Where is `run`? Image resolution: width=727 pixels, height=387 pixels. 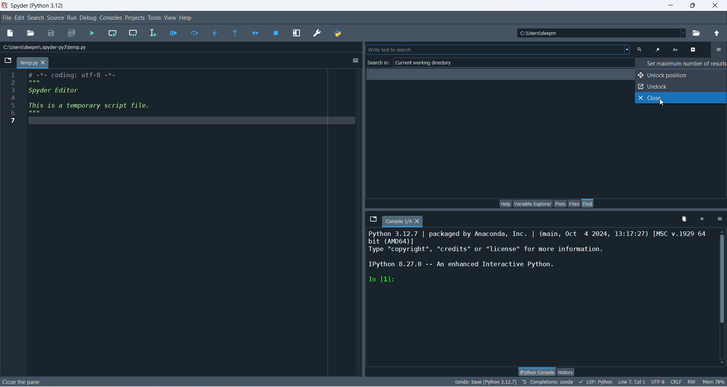
run is located at coordinates (72, 18).